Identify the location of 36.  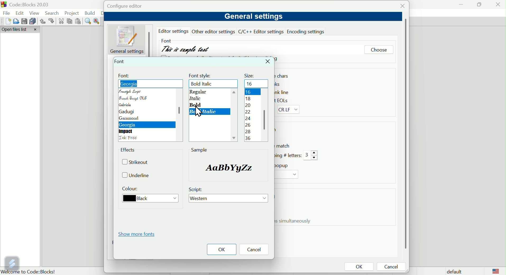
(249, 138).